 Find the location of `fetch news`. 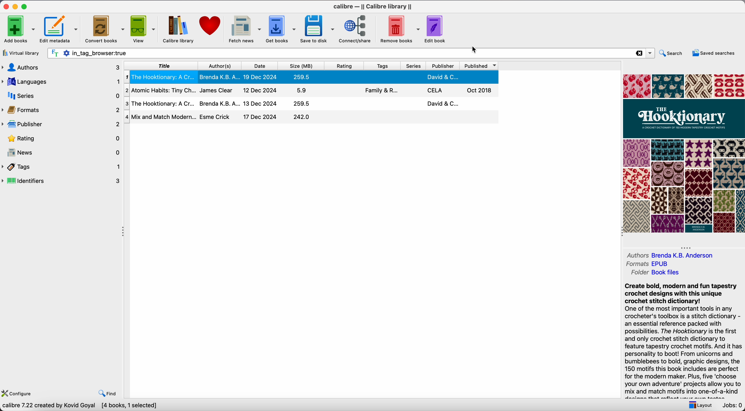

fetch news is located at coordinates (244, 29).